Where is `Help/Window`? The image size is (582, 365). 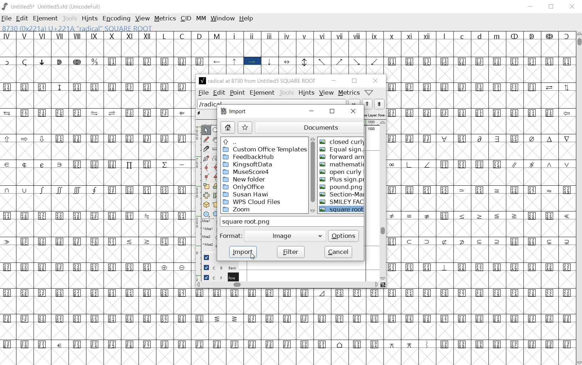 Help/Window is located at coordinates (369, 93).